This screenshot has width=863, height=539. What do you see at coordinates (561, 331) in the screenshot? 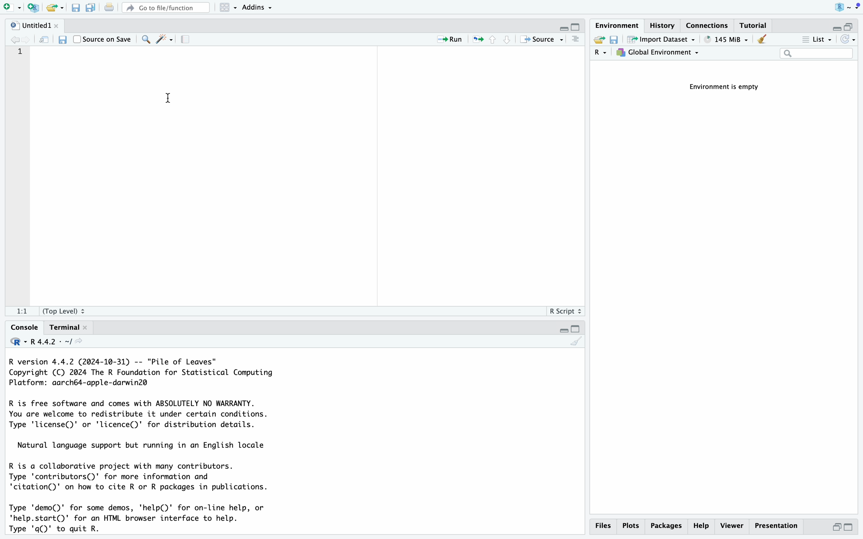
I see `minimize` at bounding box center [561, 331].